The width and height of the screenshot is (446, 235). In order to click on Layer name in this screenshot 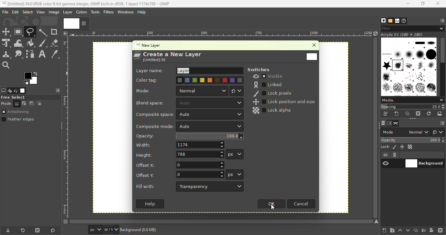, I will do `click(189, 70)`.